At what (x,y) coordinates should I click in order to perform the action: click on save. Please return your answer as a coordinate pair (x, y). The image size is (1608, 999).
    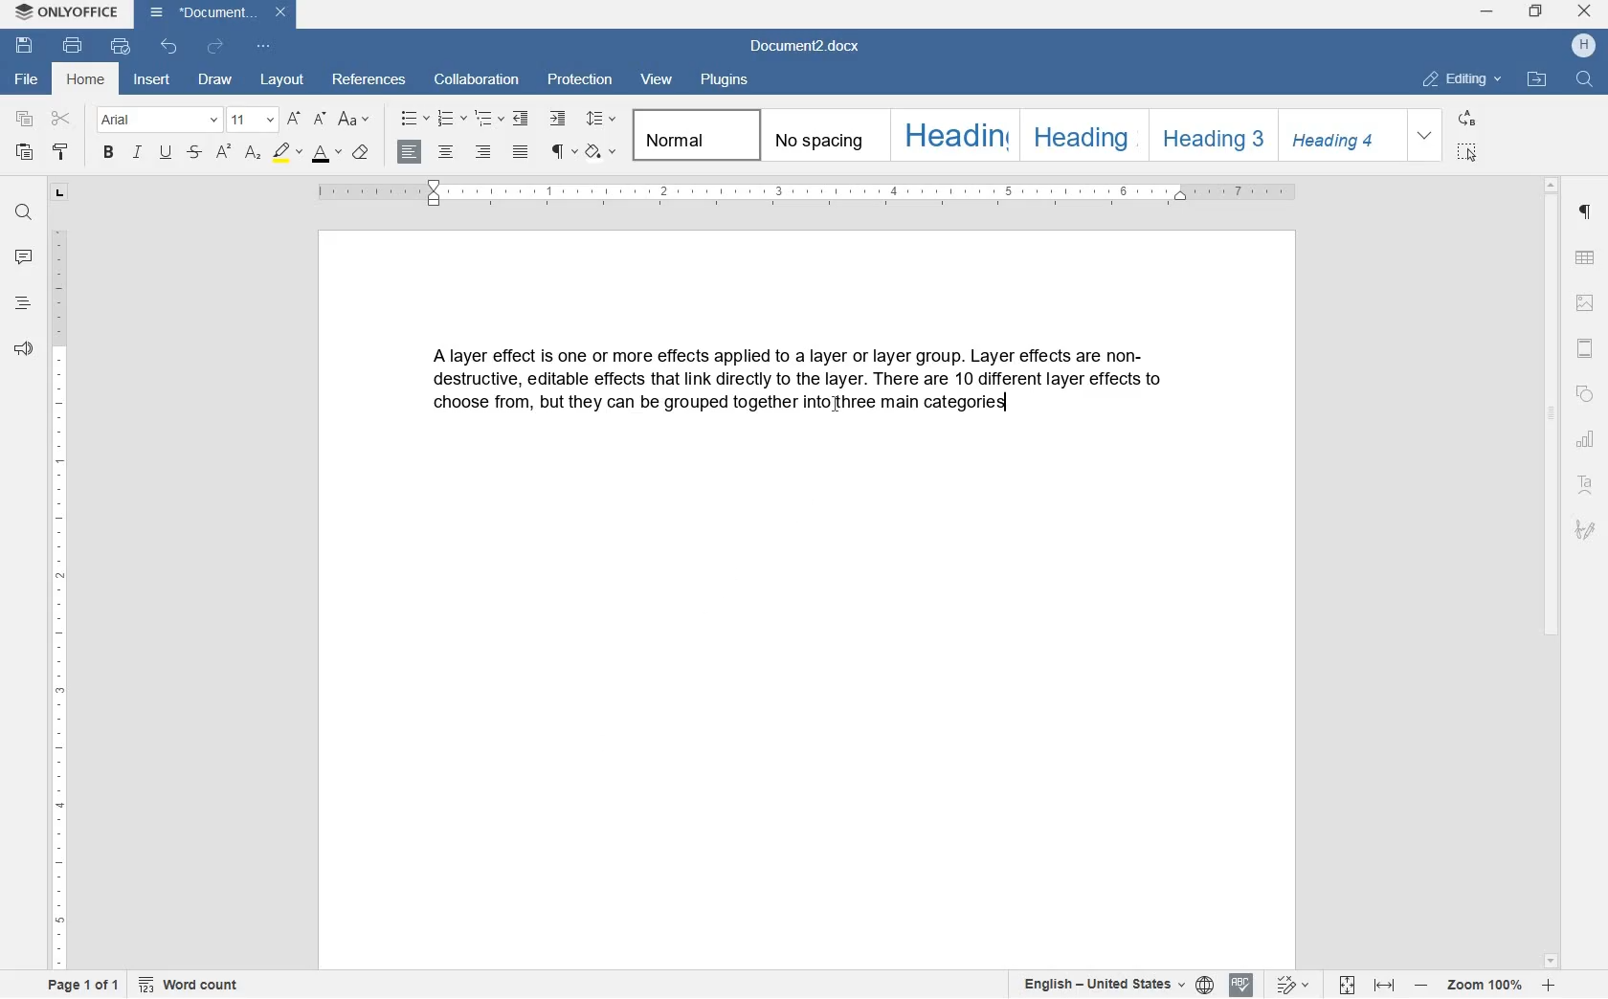
    Looking at the image, I should click on (23, 45).